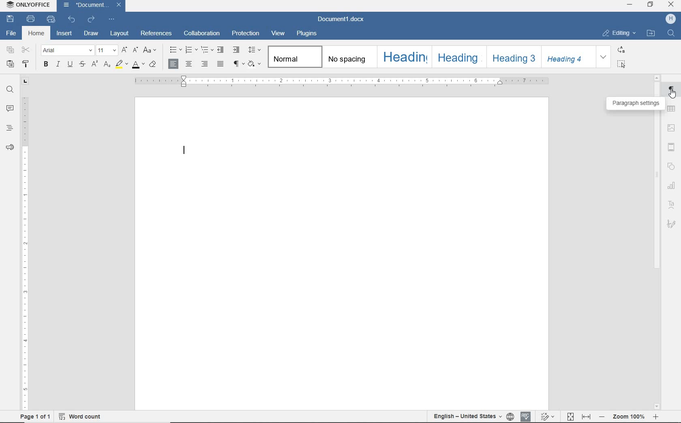  Describe the element at coordinates (65, 34) in the screenshot. I see `insert` at that location.